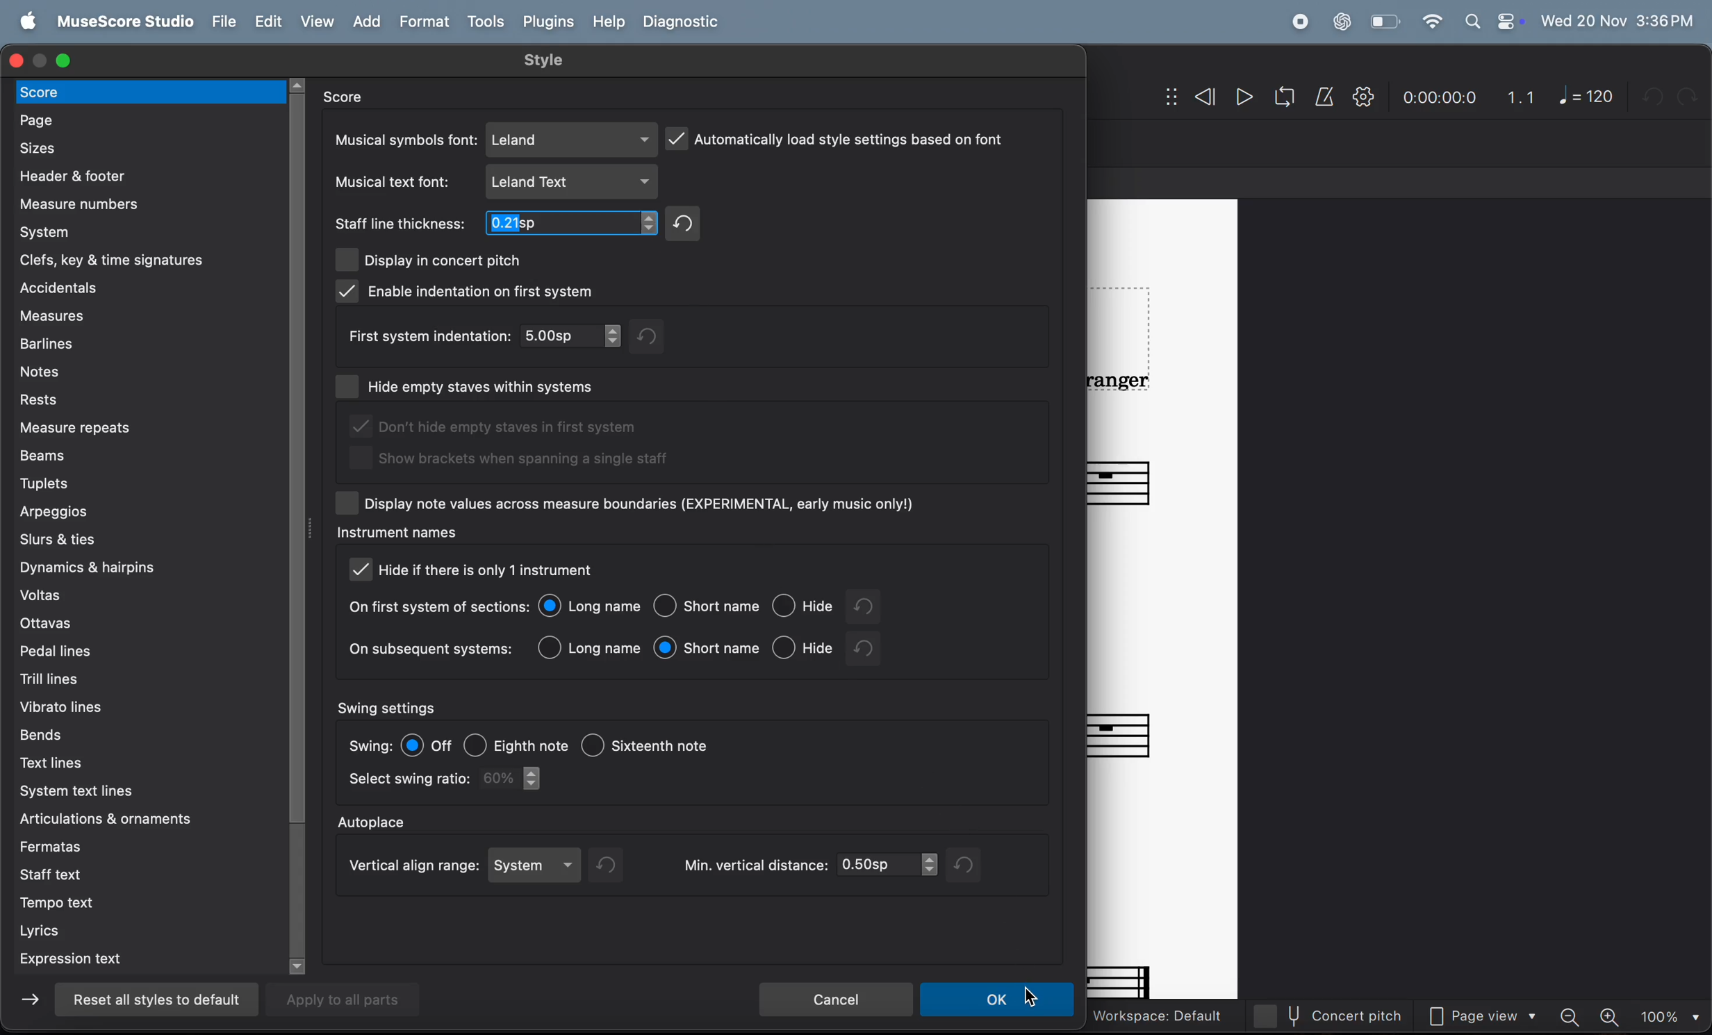 Image resolution: width=1712 pixels, height=1035 pixels. I want to click on settings, so click(1363, 97).